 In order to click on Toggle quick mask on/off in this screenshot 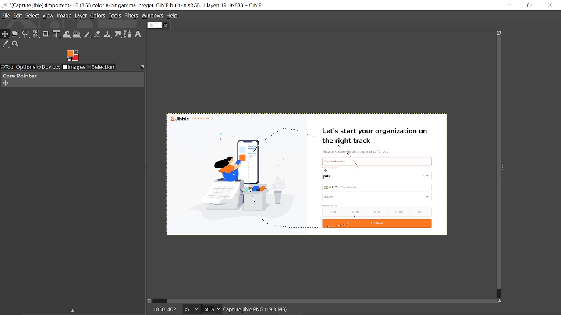, I will do `click(149, 301)`.